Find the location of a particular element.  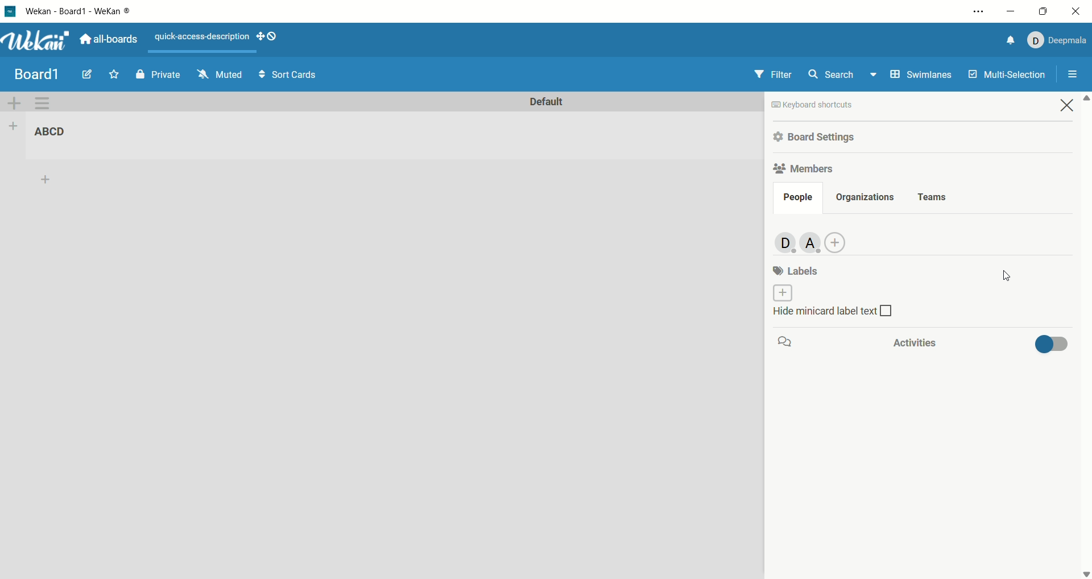

close is located at coordinates (1078, 11).